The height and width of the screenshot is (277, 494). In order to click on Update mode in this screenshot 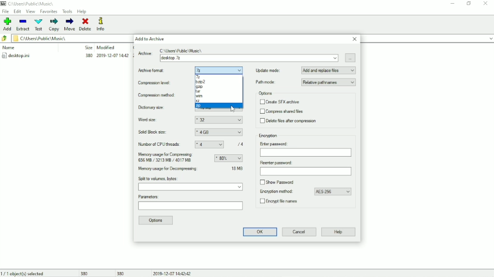, I will do `click(306, 70)`.